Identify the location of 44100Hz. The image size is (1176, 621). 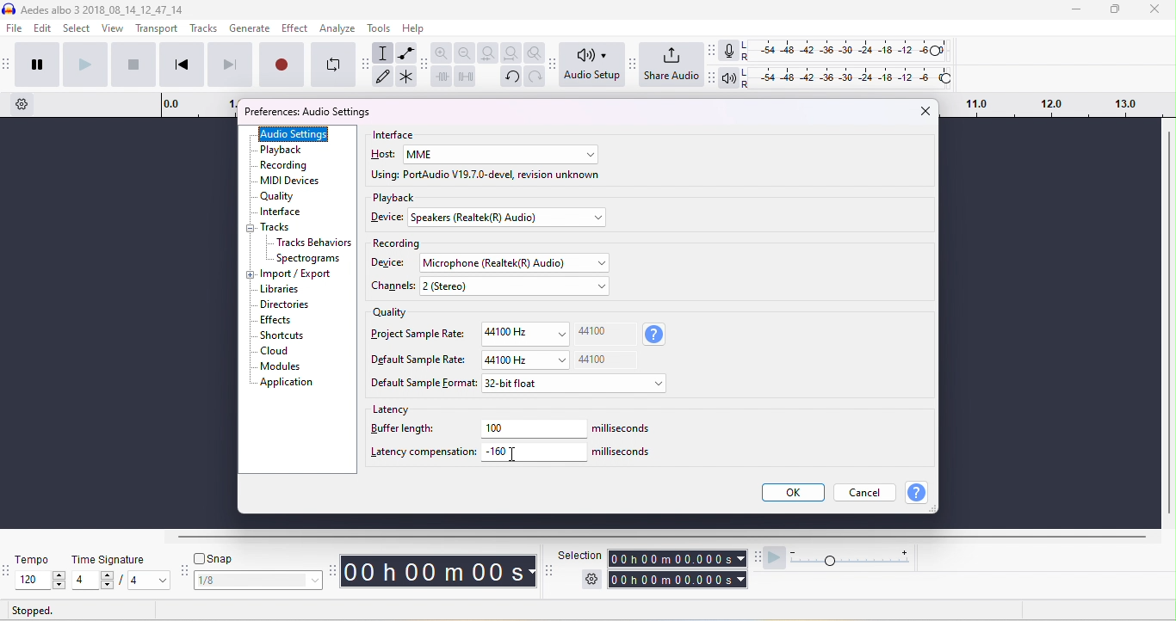
(523, 334).